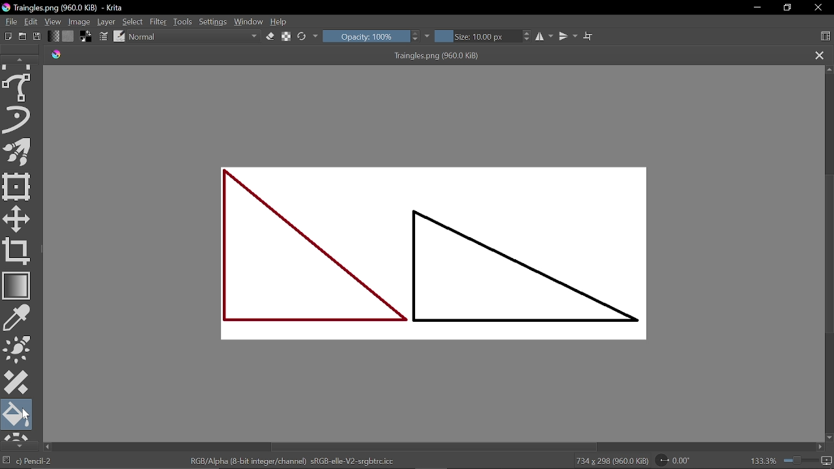  Describe the element at coordinates (160, 22) in the screenshot. I see `Filter` at that location.